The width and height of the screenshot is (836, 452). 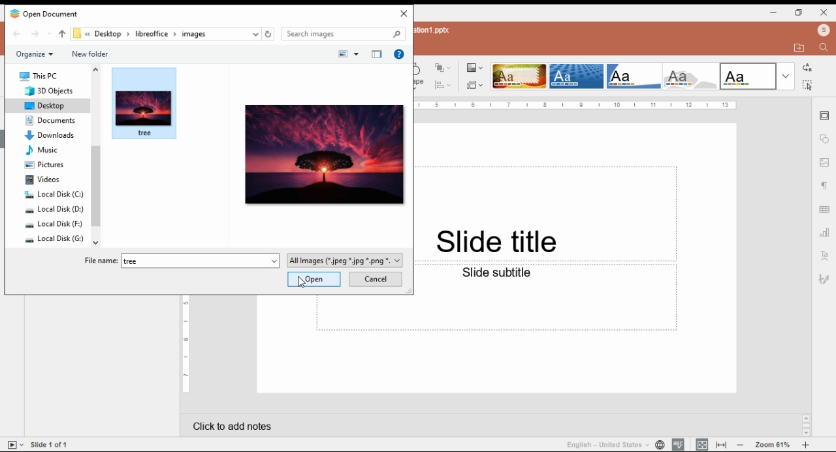 What do you see at coordinates (824, 186) in the screenshot?
I see `paragraph settings` at bounding box center [824, 186].